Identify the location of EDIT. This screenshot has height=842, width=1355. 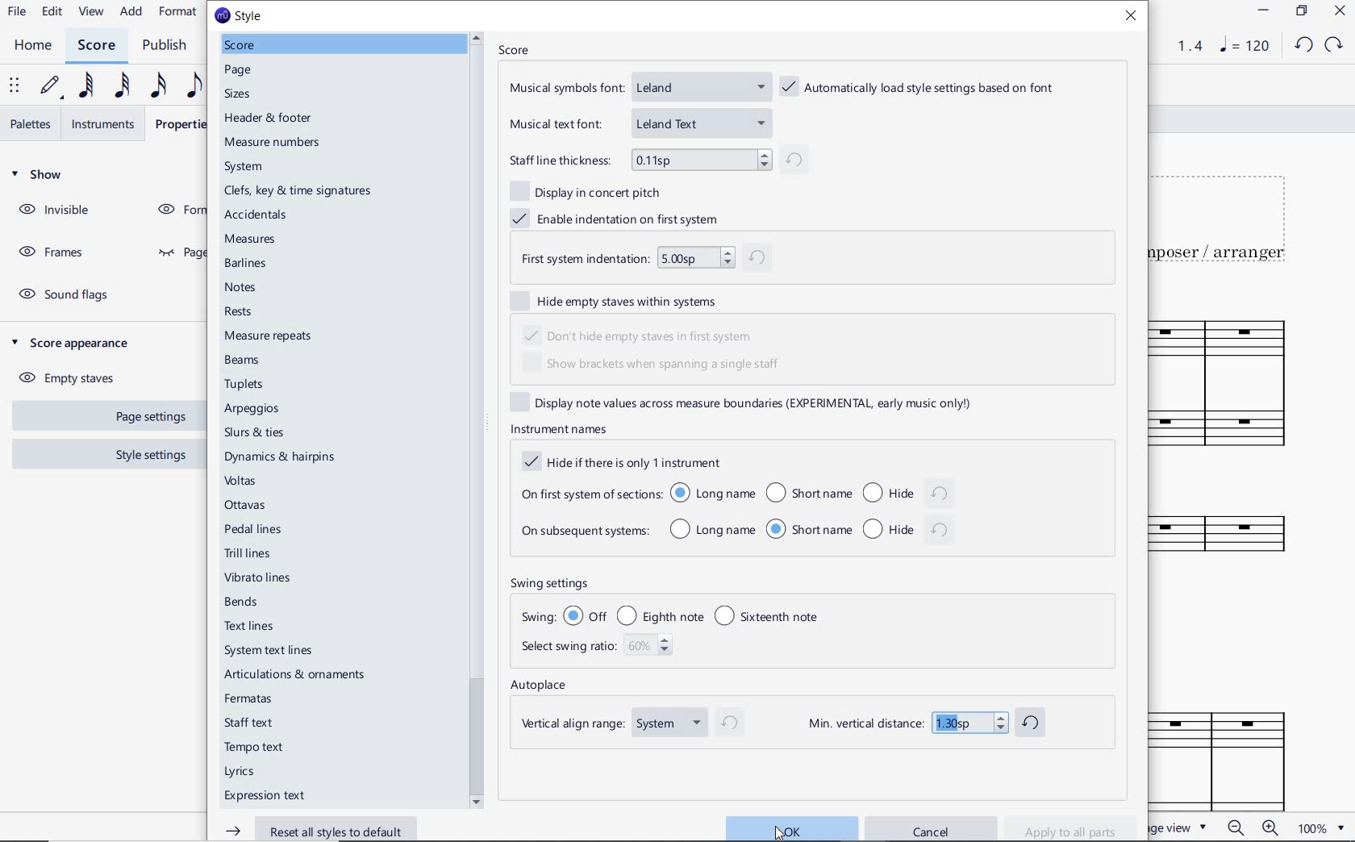
(52, 13).